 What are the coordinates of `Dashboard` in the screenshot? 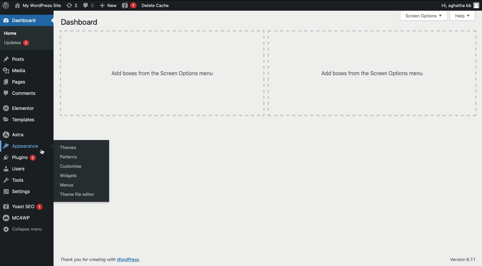 It's located at (23, 20).